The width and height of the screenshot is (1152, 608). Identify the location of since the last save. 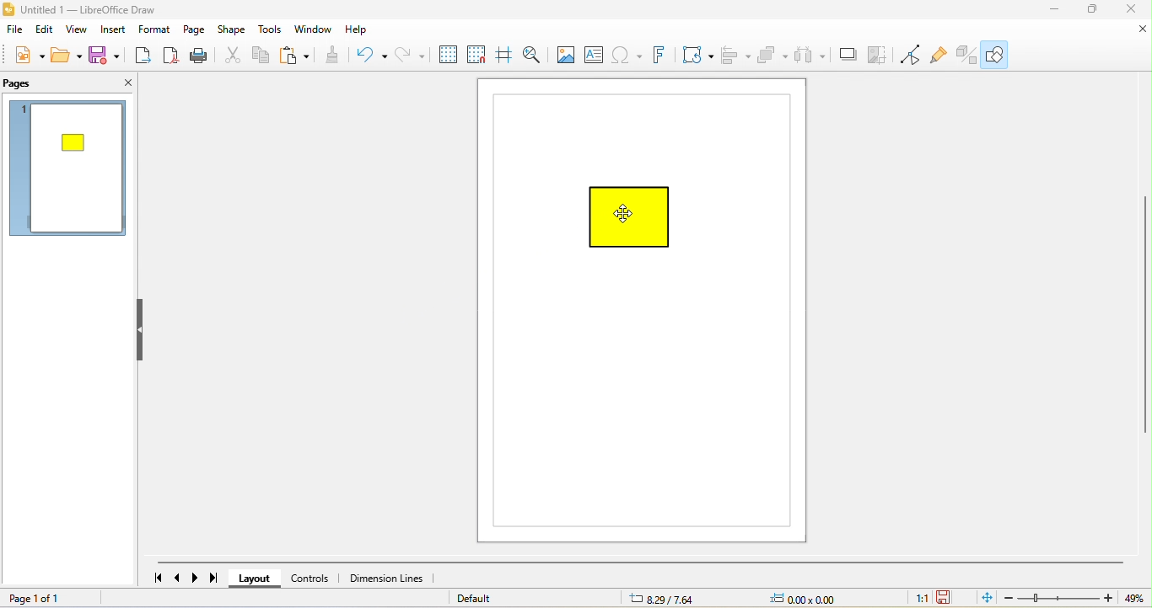
(947, 598).